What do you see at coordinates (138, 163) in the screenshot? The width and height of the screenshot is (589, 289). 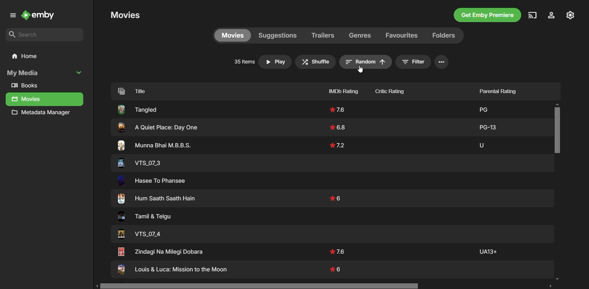 I see `` at bounding box center [138, 163].